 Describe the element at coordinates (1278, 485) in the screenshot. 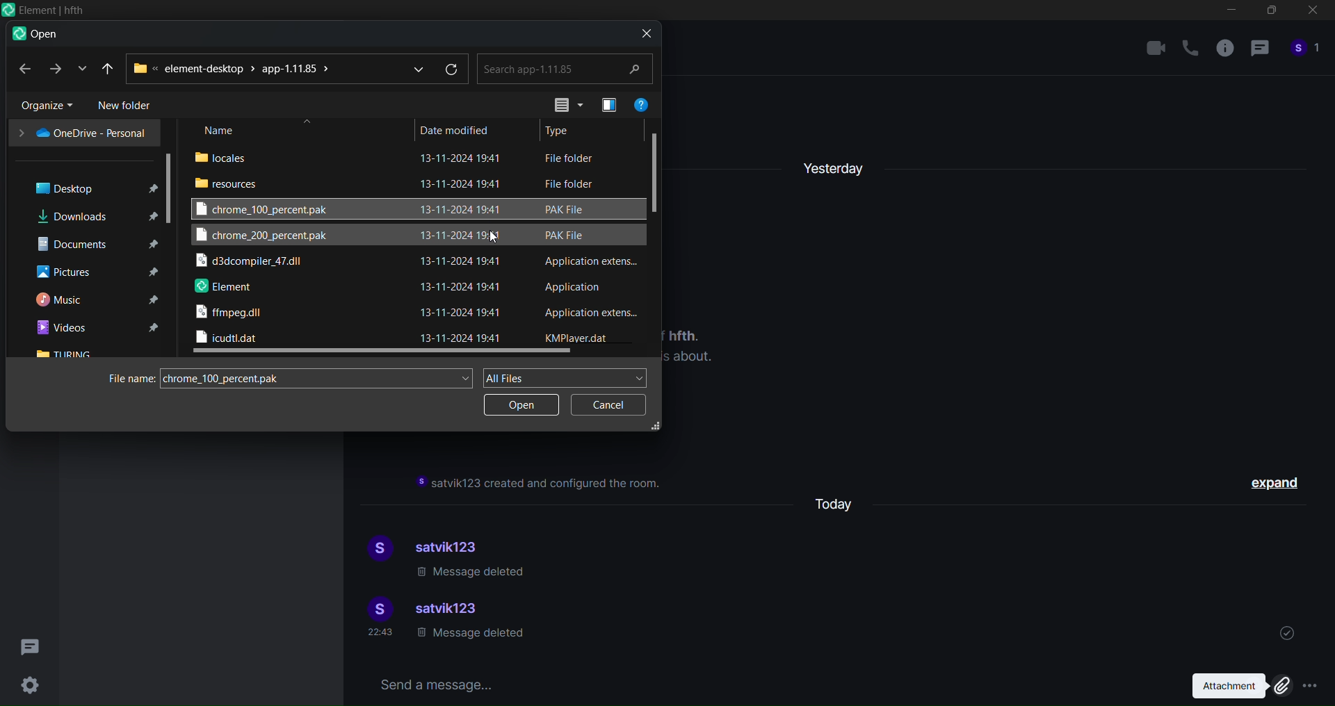

I see `expand` at that location.